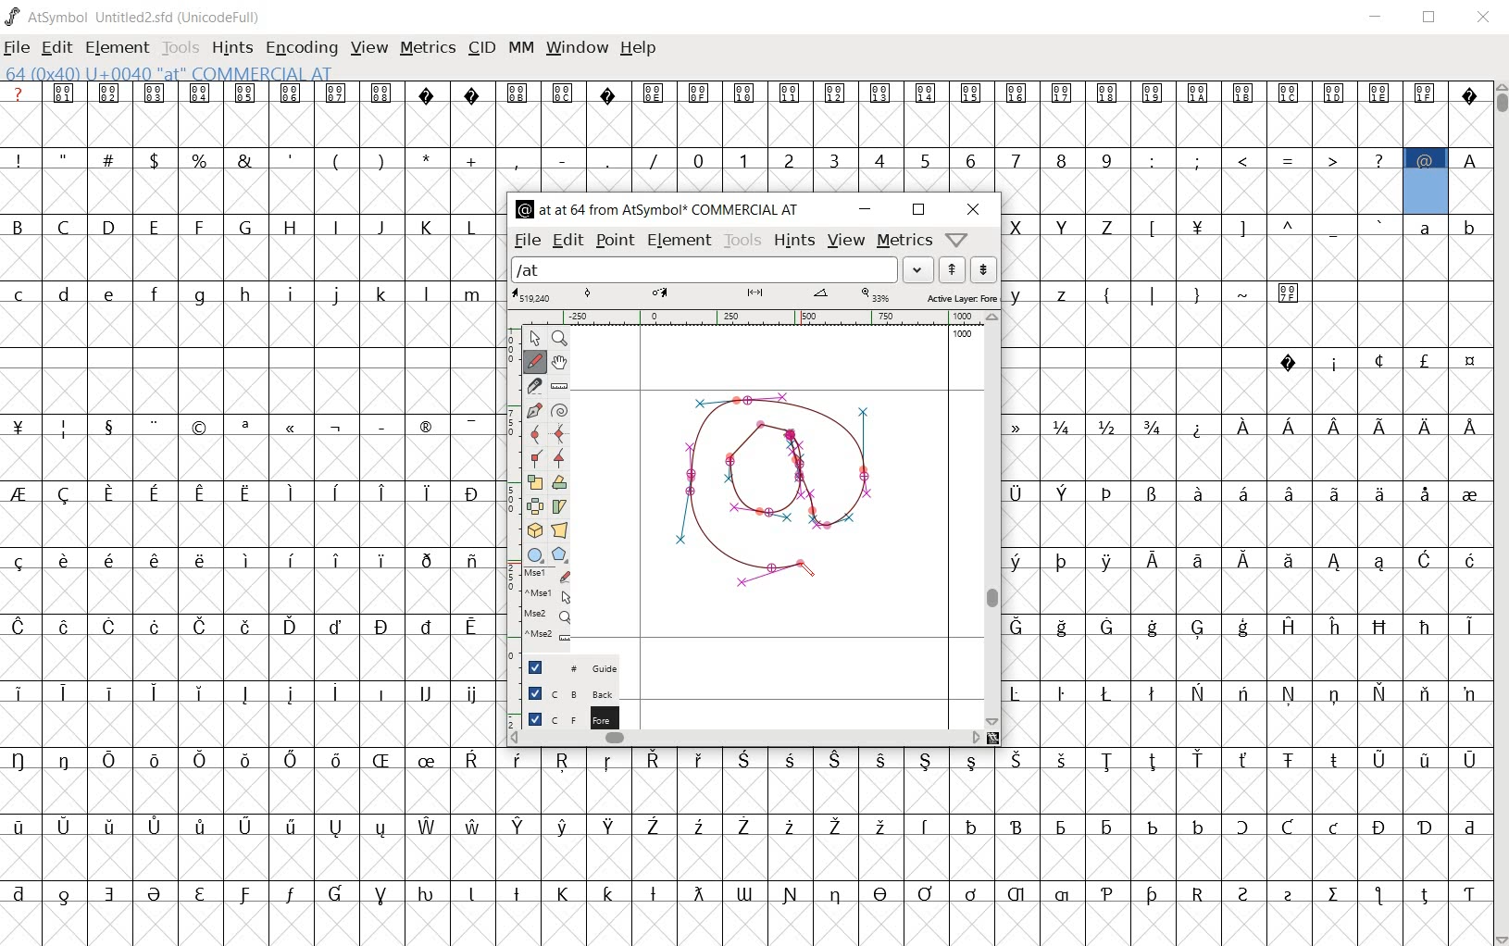  I want to click on hints, so click(794, 241).